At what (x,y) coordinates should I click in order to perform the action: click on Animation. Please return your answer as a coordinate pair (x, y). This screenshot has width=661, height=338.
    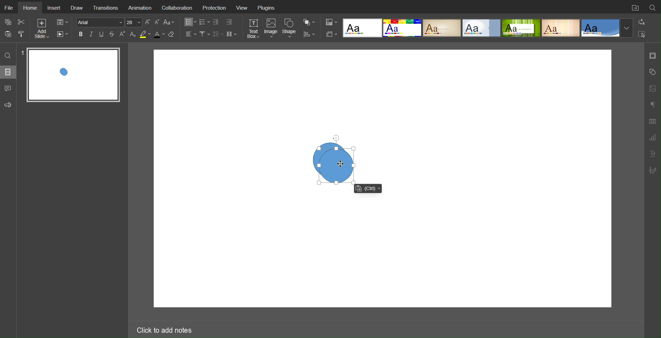
    Looking at the image, I should click on (141, 7).